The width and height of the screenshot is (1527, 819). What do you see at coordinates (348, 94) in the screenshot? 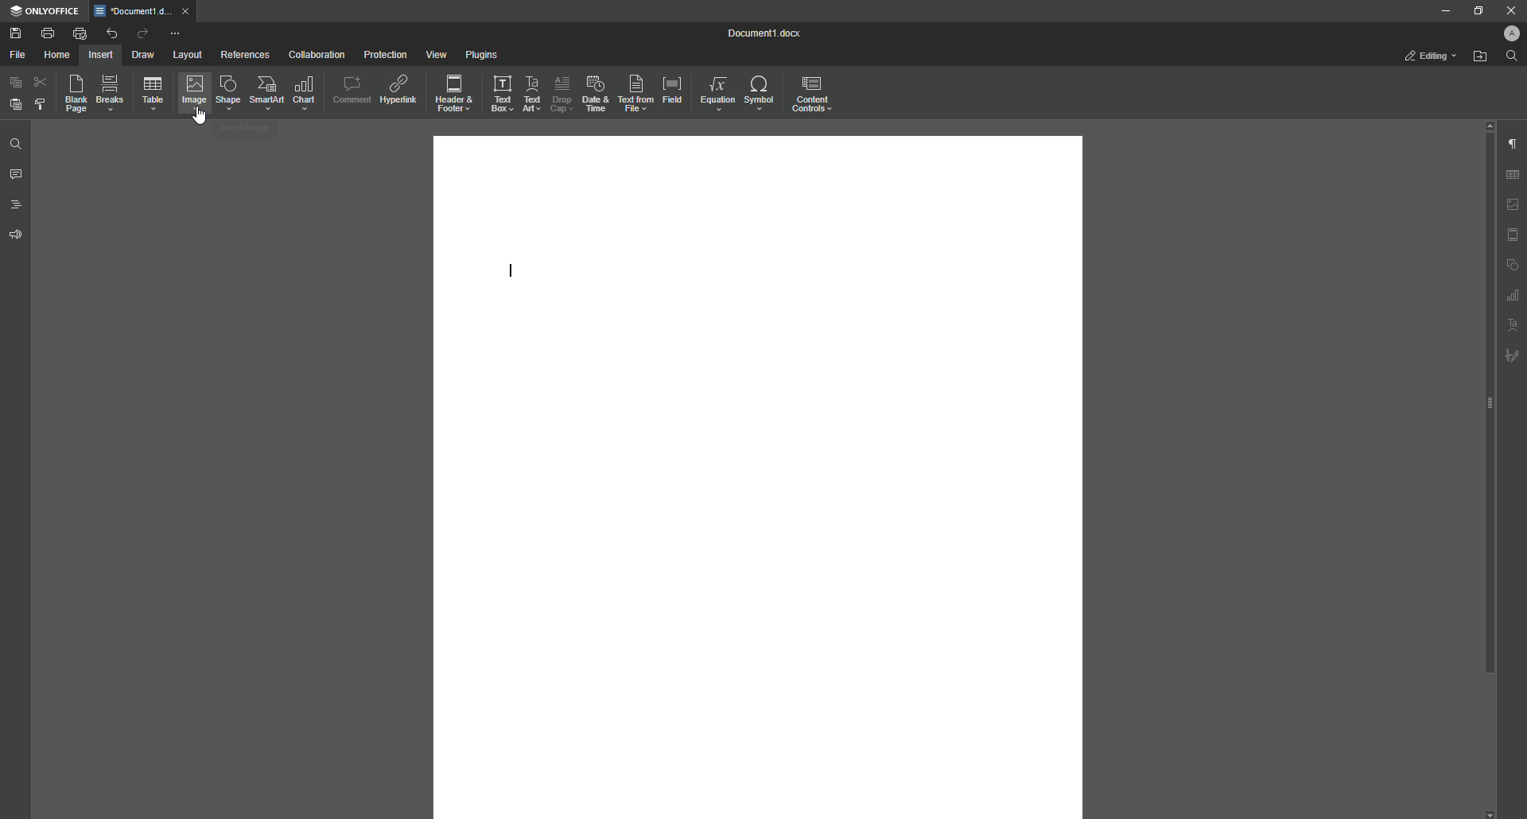
I see `Comment` at bounding box center [348, 94].